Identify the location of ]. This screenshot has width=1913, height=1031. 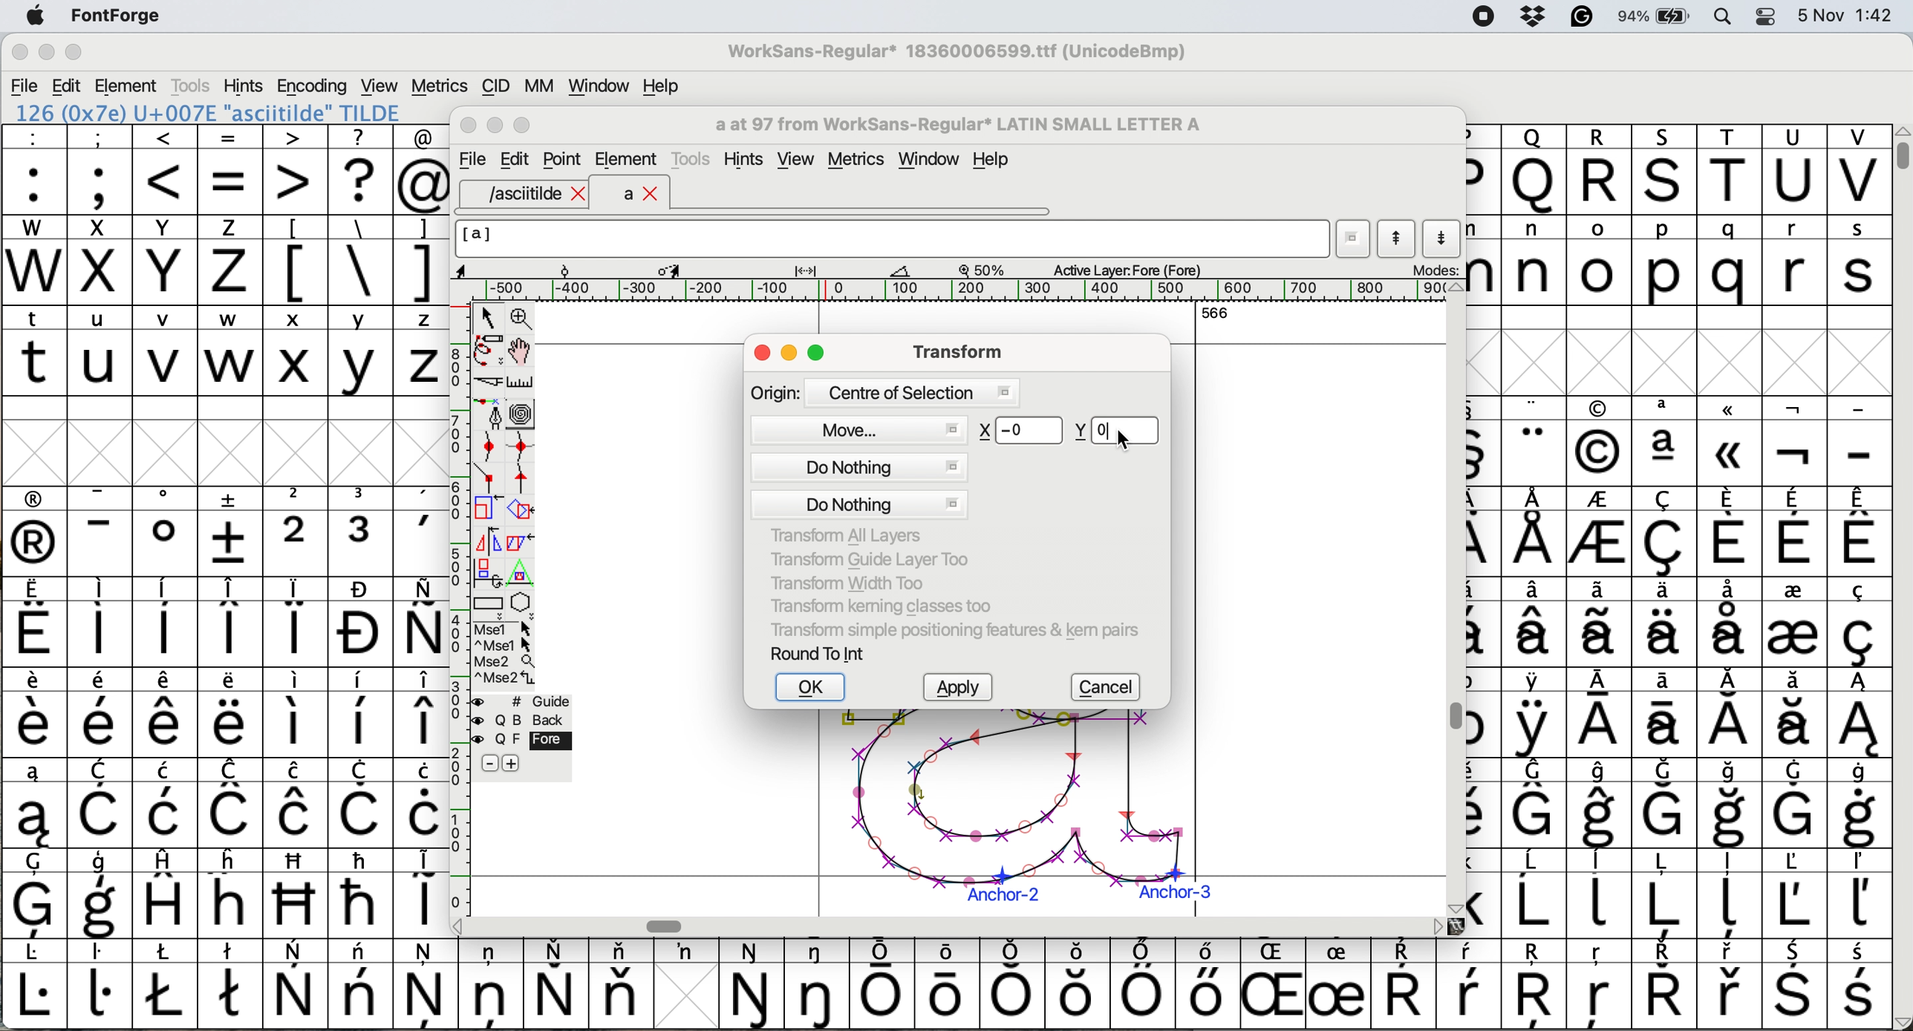
(420, 258).